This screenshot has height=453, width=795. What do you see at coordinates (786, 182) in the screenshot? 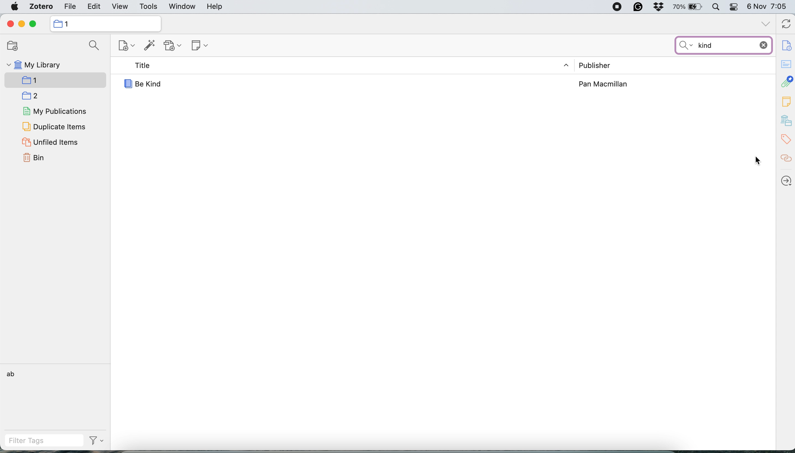
I see `locate` at bounding box center [786, 182].